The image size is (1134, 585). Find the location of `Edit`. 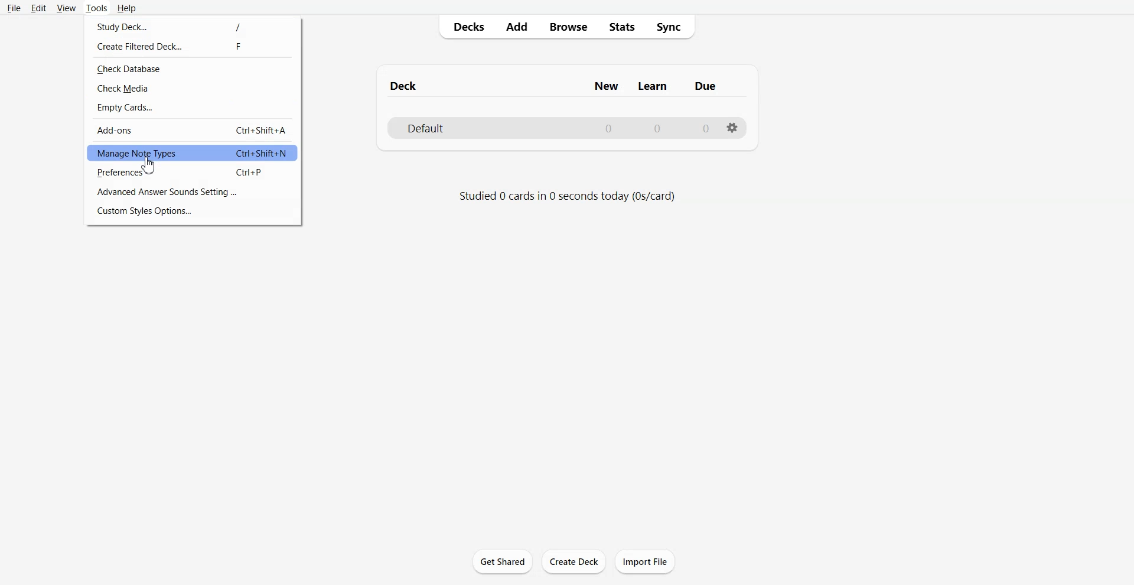

Edit is located at coordinates (38, 8).